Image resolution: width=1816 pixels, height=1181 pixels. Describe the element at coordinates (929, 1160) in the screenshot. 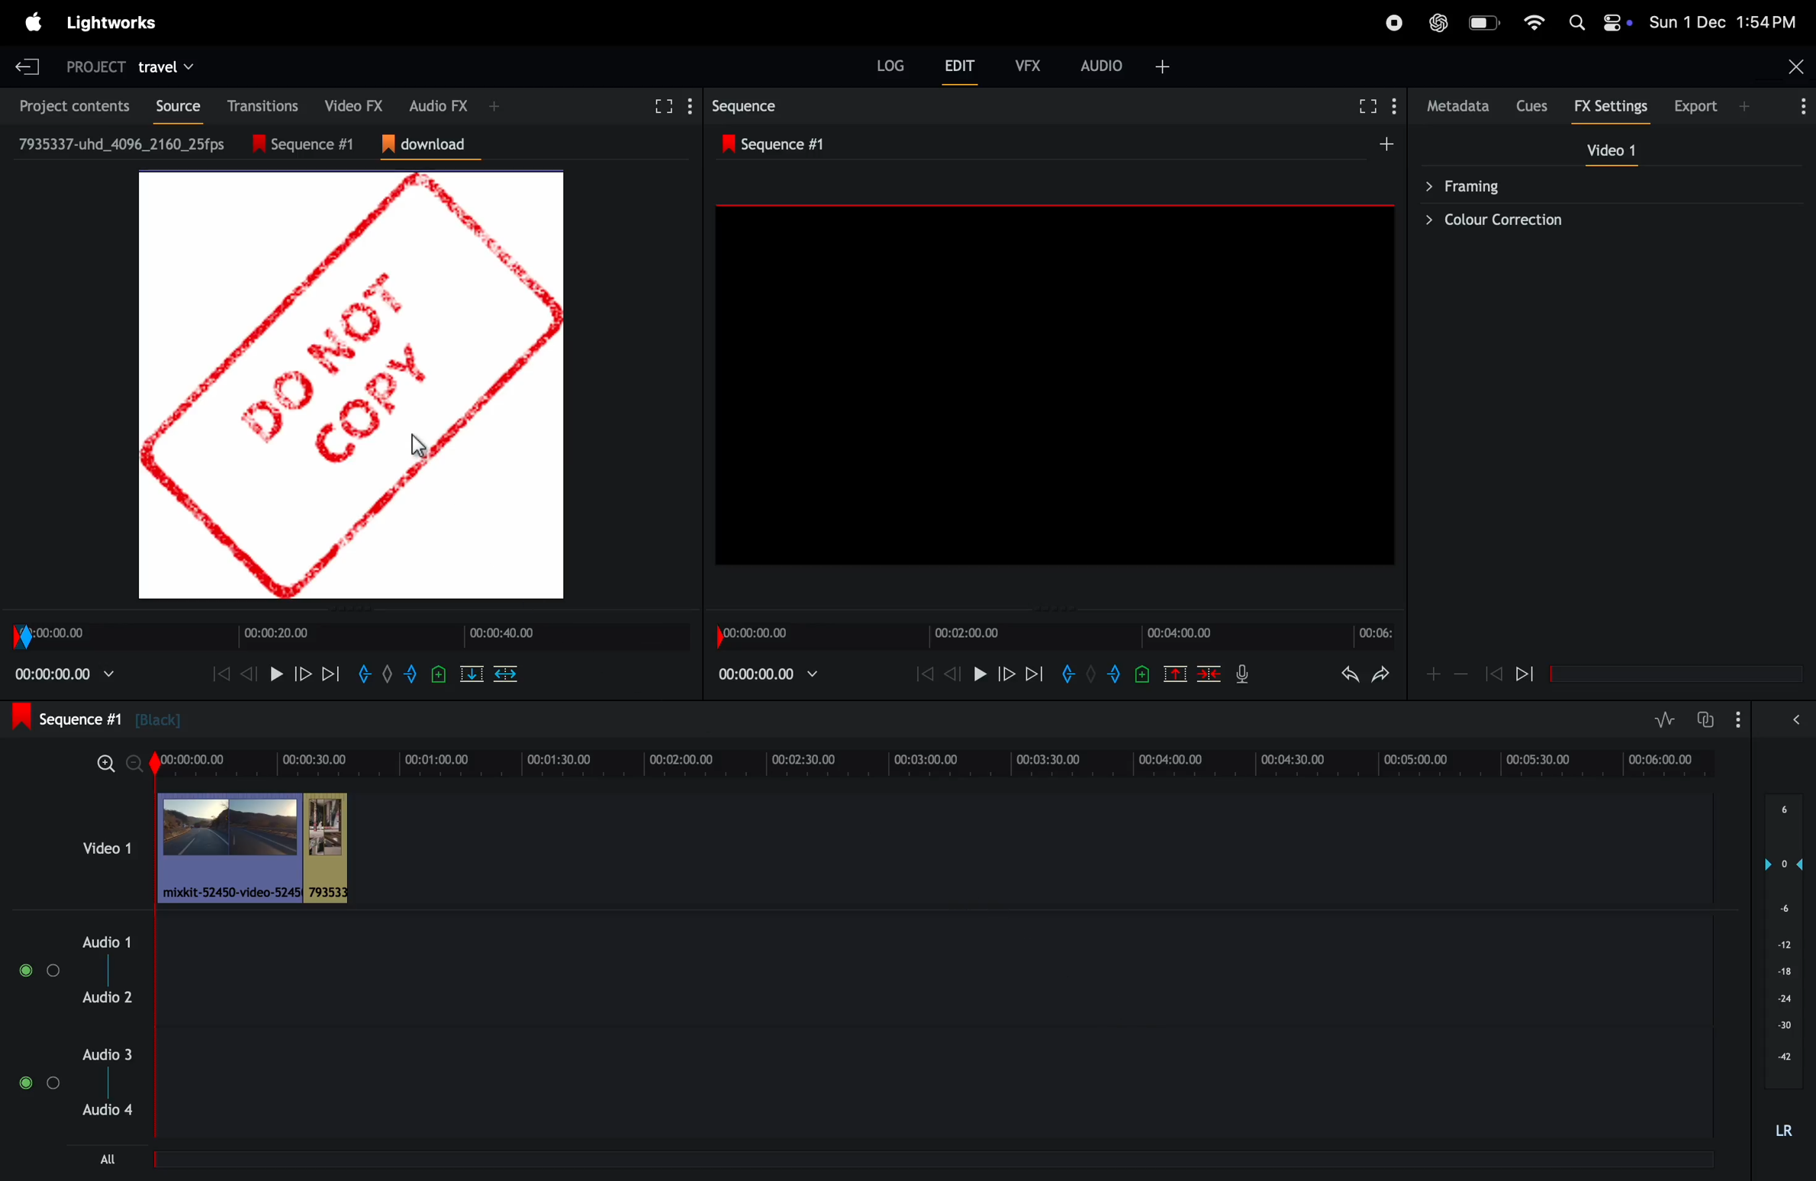

I see `Horizontal slide bar` at that location.